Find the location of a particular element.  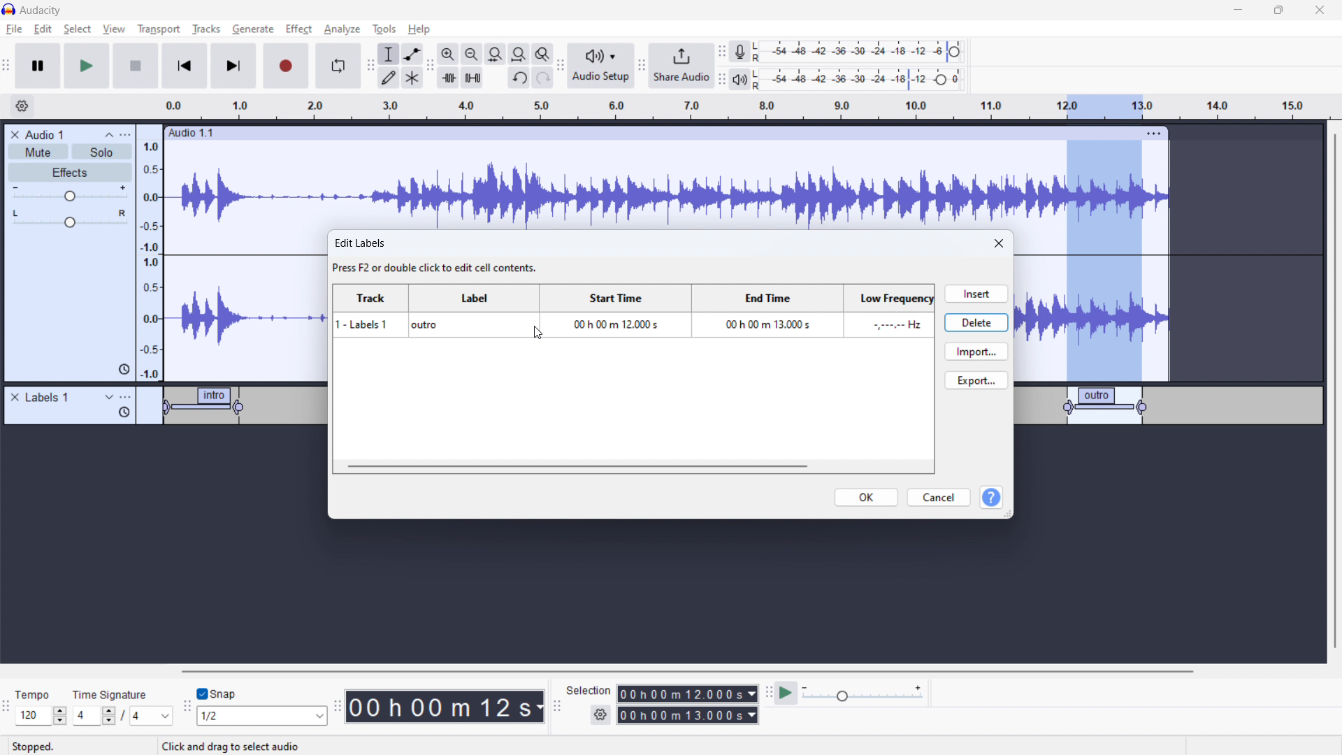

silence audio selection is located at coordinates (472, 78).